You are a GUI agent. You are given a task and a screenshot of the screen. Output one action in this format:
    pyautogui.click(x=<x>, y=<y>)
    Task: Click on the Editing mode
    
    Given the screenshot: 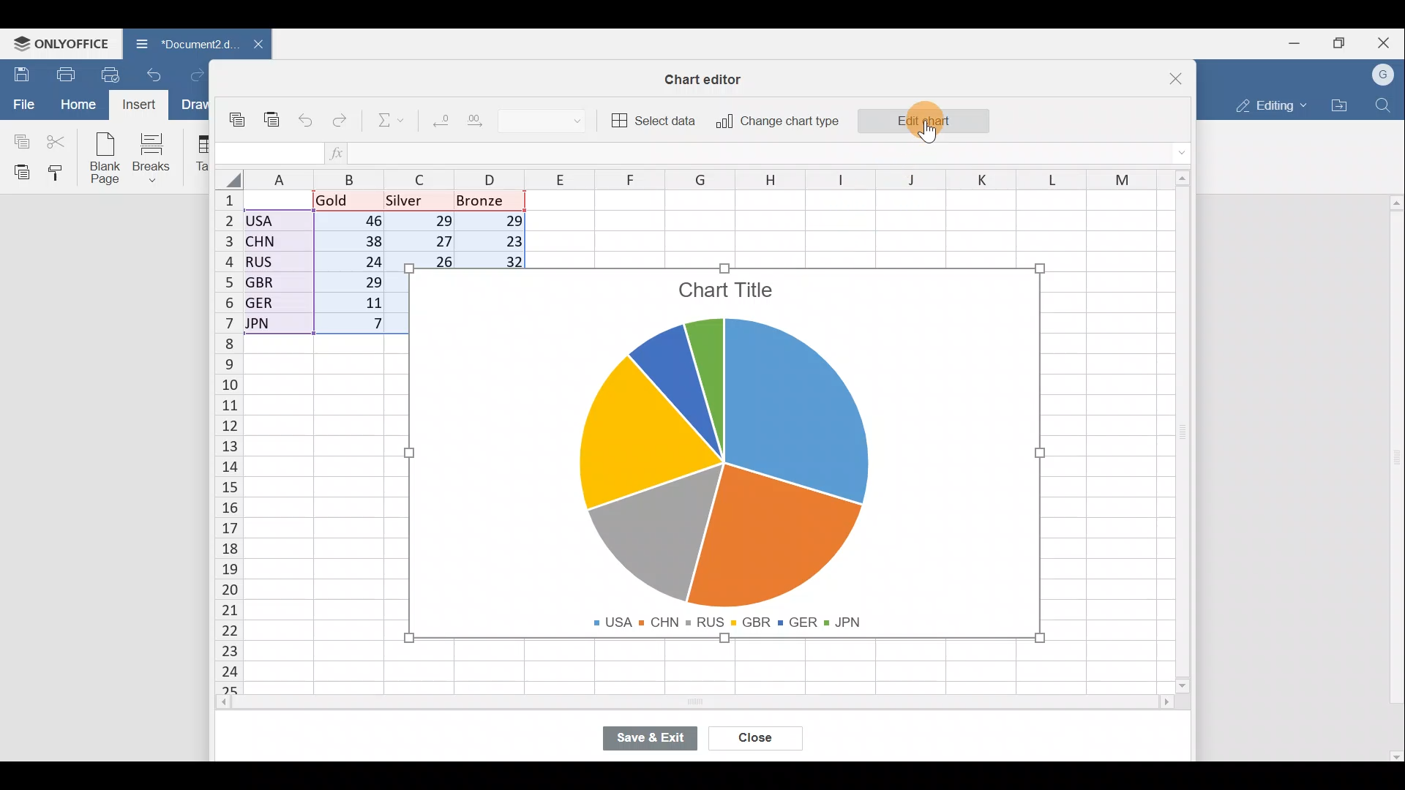 What is the action you would take?
    pyautogui.click(x=1270, y=102)
    